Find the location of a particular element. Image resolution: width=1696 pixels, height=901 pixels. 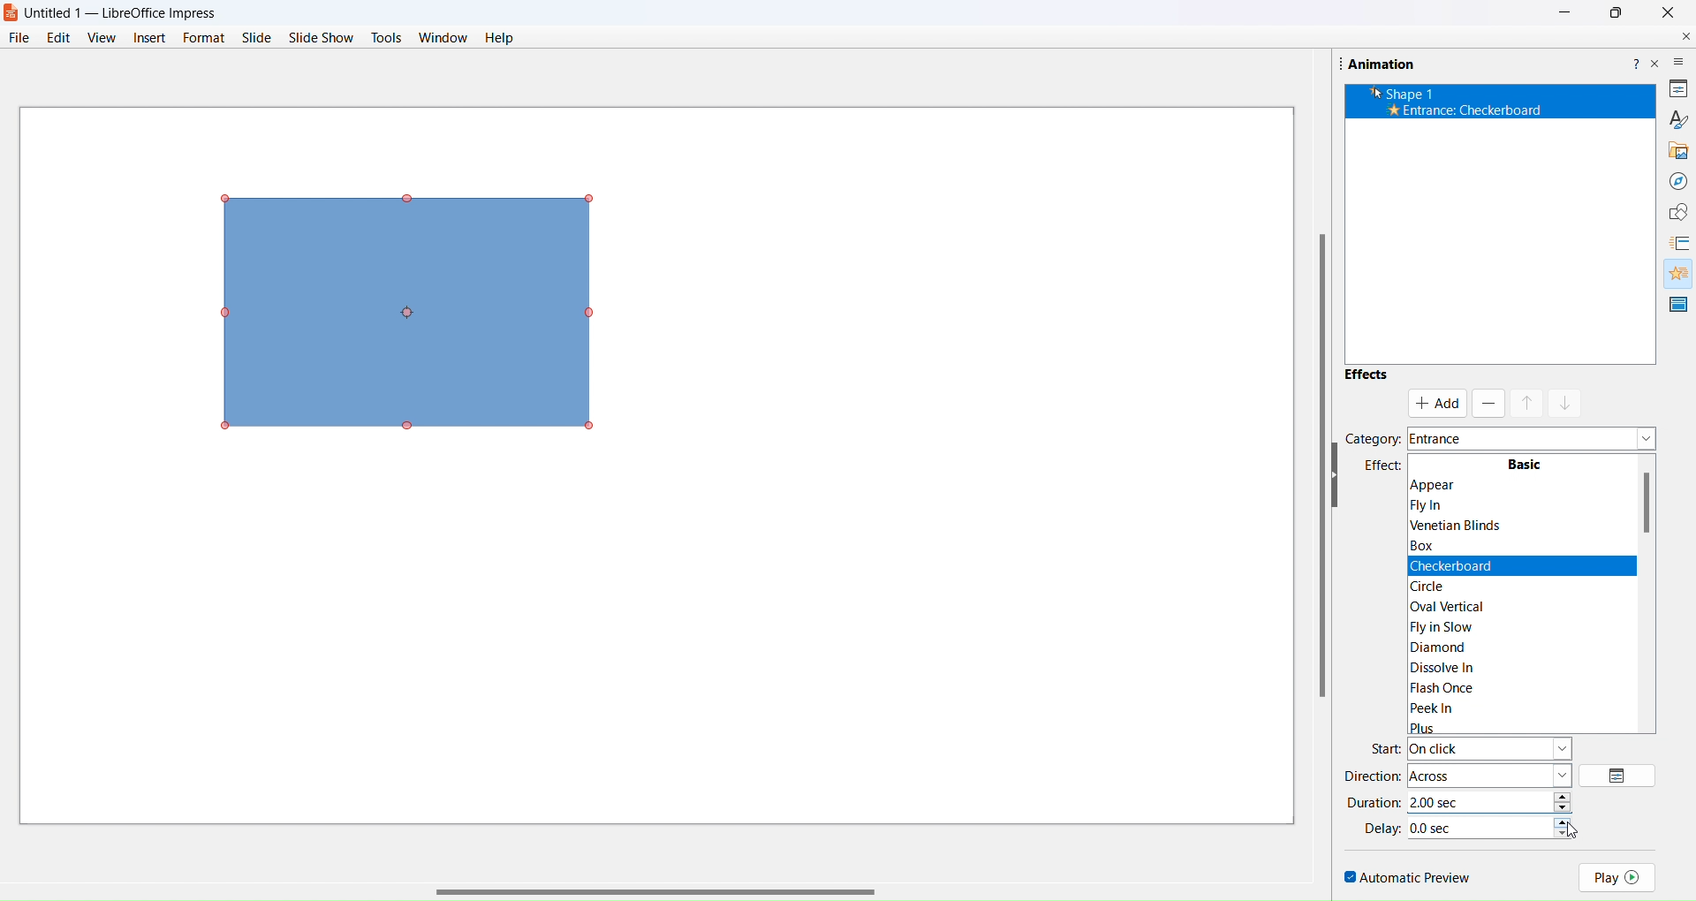

object is located at coordinates (420, 310).